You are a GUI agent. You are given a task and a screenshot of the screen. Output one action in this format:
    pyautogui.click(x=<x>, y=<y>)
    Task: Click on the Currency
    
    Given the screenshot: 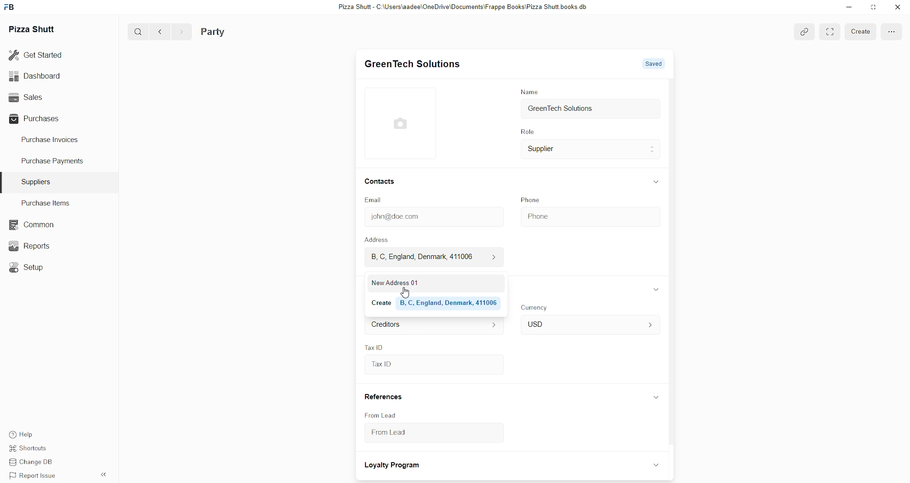 What is the action you would take?
    pyautogui.click(x=536, y=307)
    